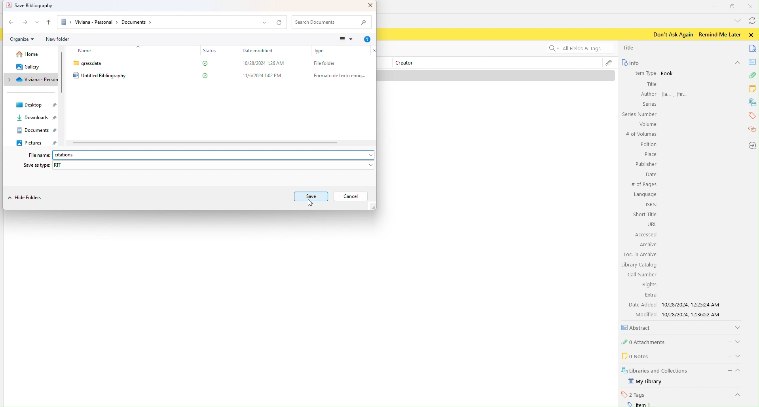 This screenshot has height=407, width=759. Describe the element at coordinates (11, 22) in the screenshot. I see `previous` at that location.